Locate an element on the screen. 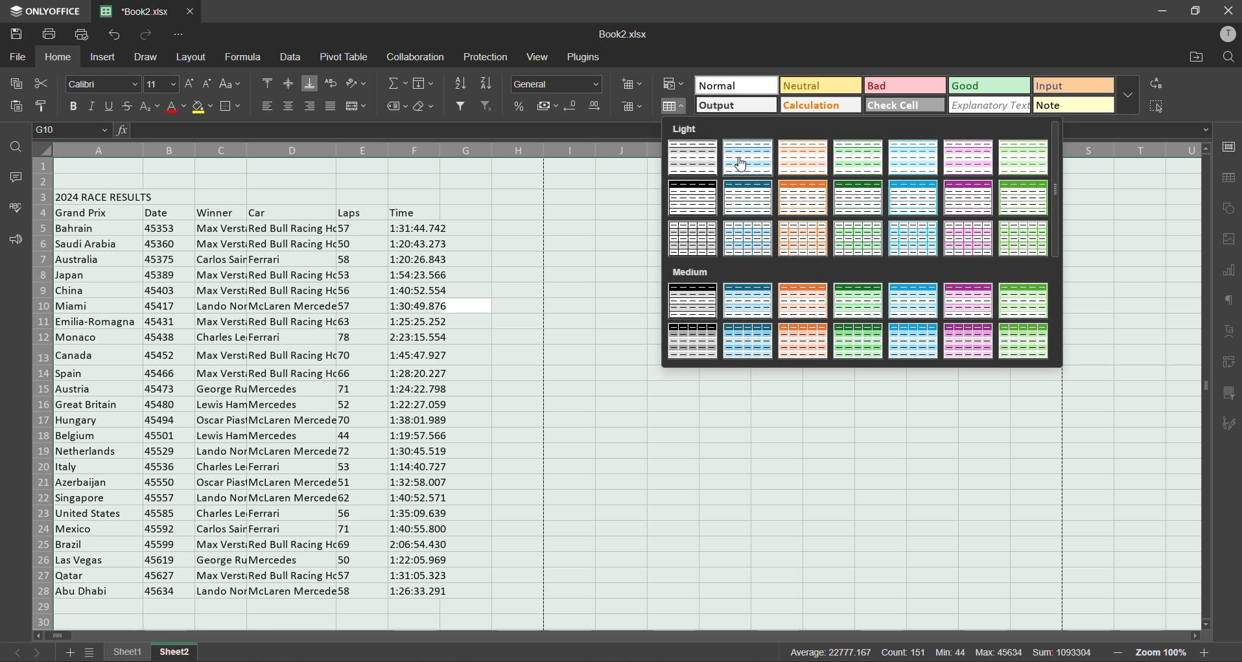 The width and height of the screenshot is (1242, 662). align top is located at coordinates (266, 84).